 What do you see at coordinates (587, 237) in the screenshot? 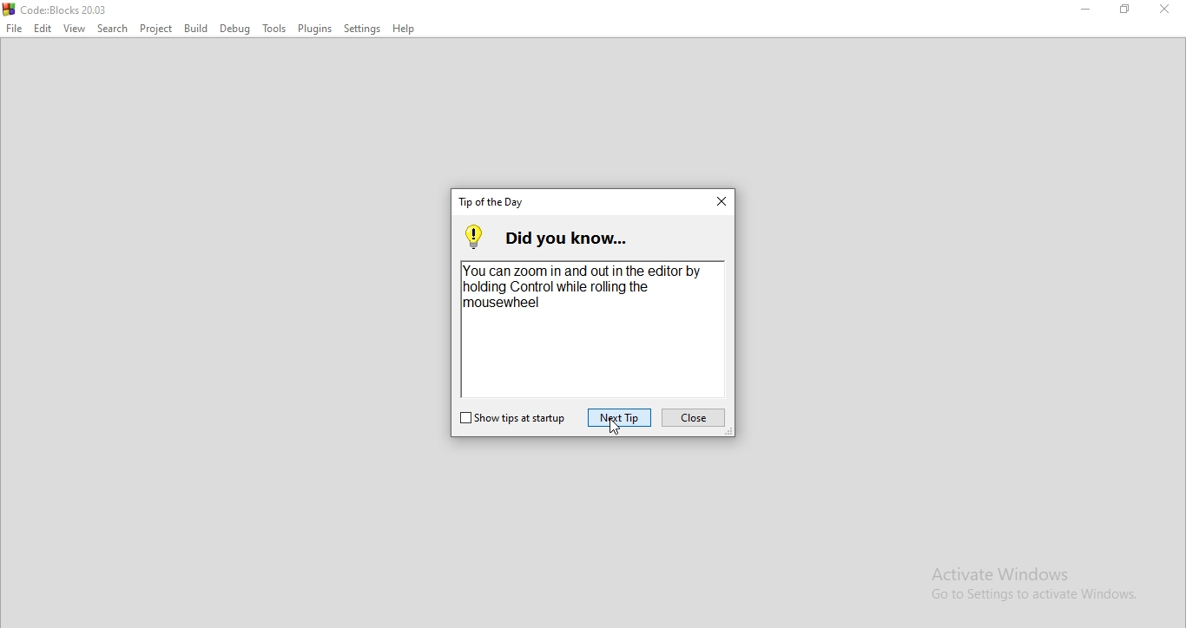
I see `did you know` at bounding box center [587, 237].